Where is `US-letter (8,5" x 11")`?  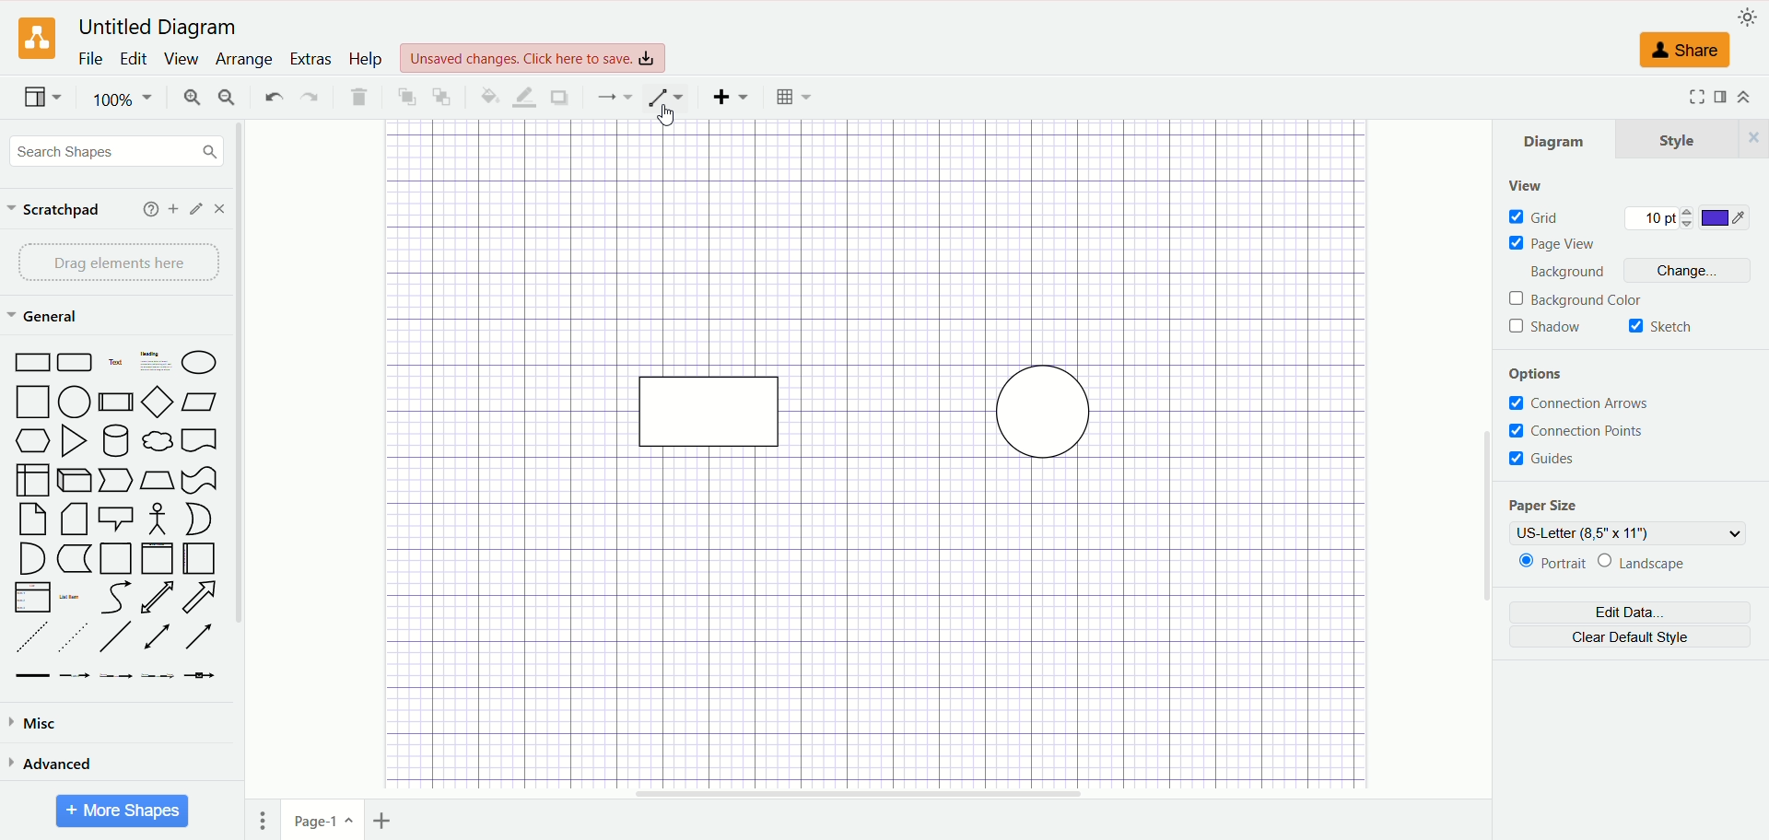 US-letter (8,5" x 11") is located at coordinates (1630, 533).